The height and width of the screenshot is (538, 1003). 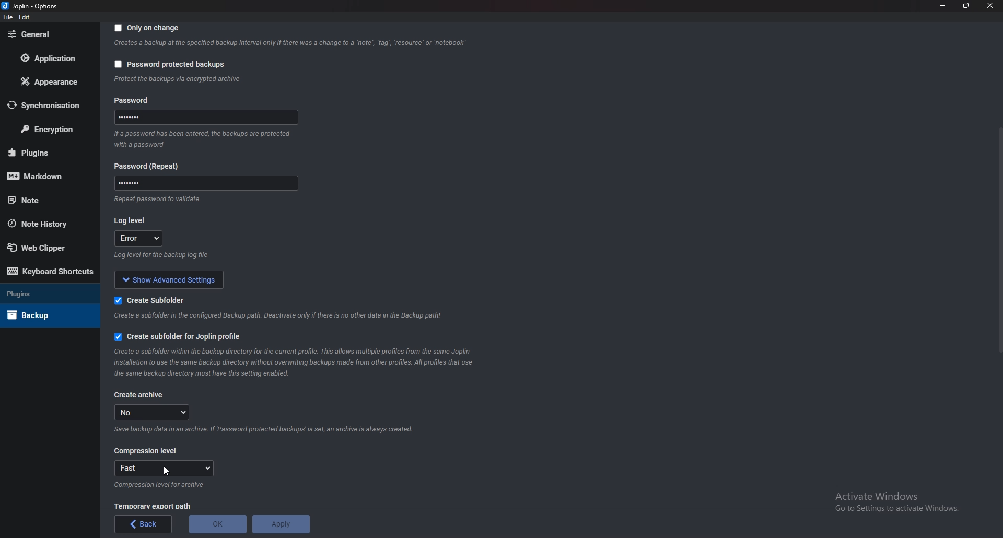 I want to click on mark down, so click(x=42, y=177).